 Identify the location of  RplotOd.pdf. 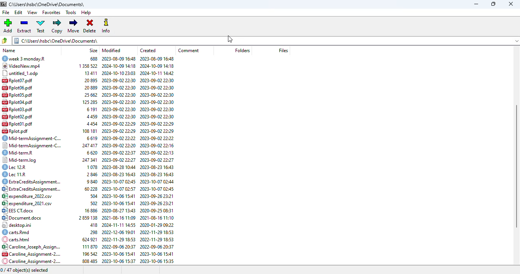
(20, 102).